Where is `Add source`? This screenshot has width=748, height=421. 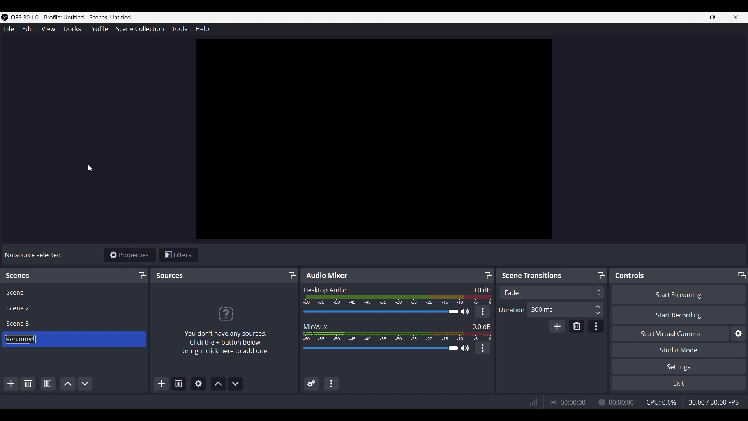
Add source is located at coordinates (162, 383).